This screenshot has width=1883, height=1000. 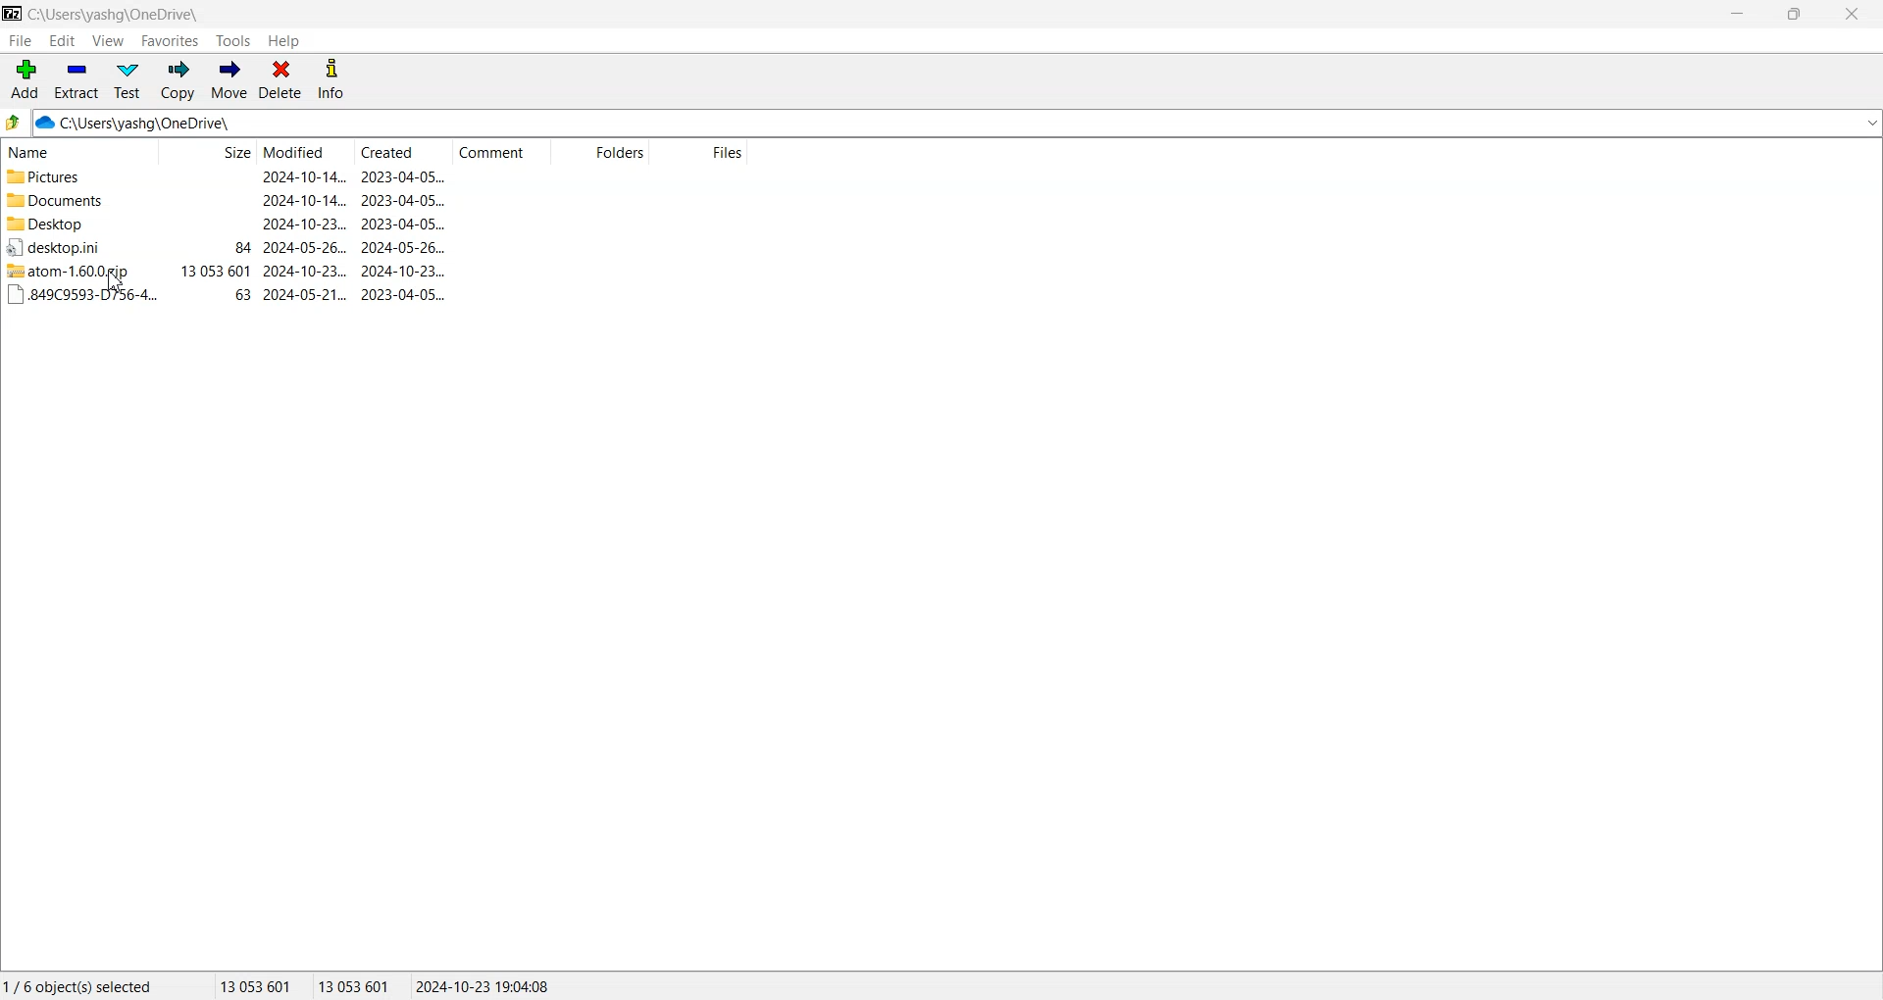 What do you see at coordinates (599, 153) in the screenshot?
I see `Folders` at bounding box center [599, 153].